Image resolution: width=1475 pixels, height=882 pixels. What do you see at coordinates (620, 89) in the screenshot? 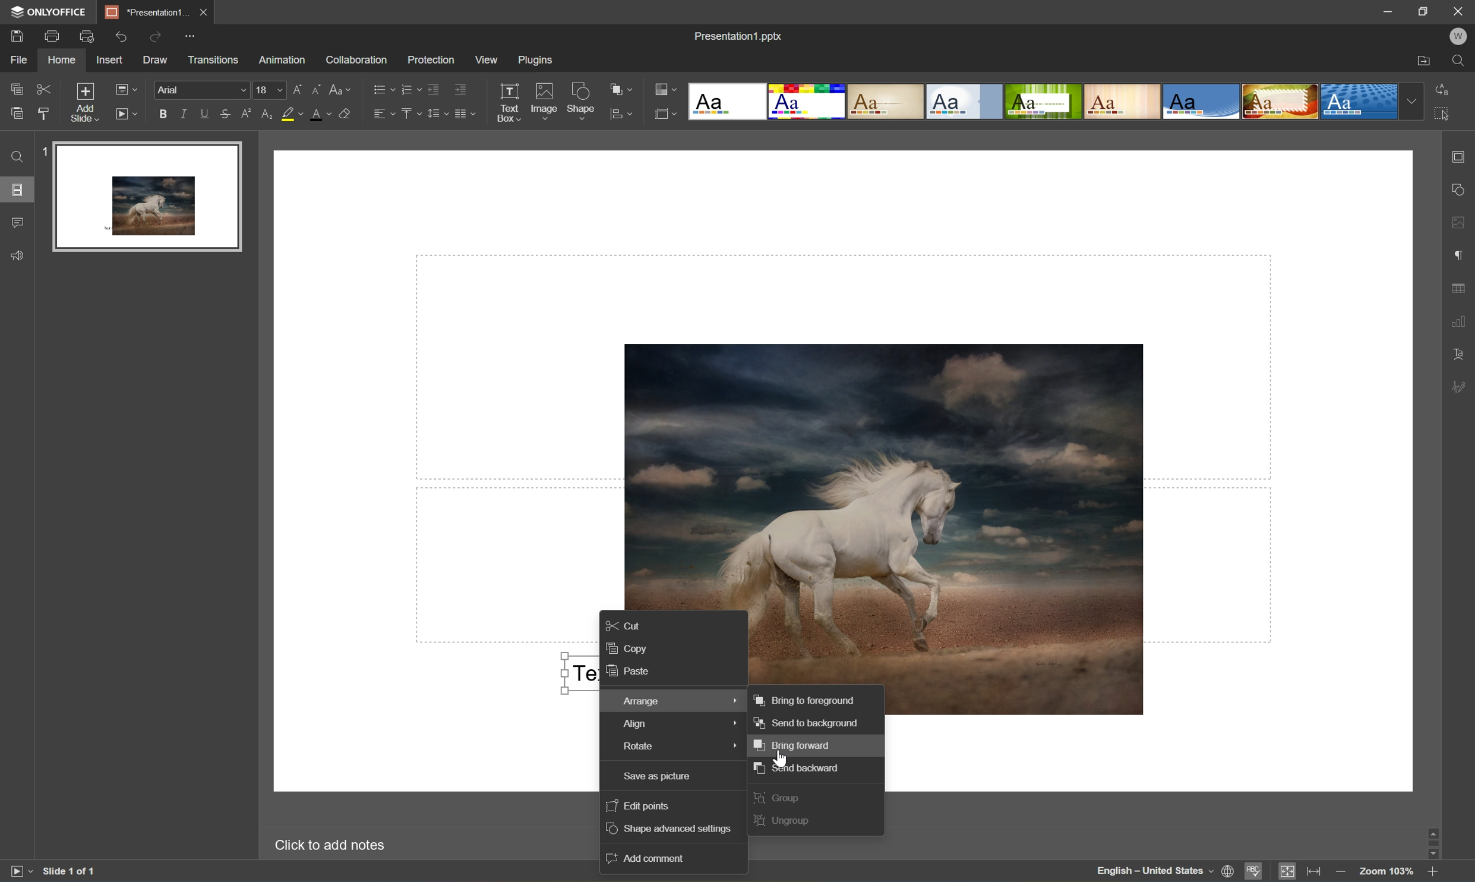
I see `Arrange shapes` at bounding box center [620, 89].